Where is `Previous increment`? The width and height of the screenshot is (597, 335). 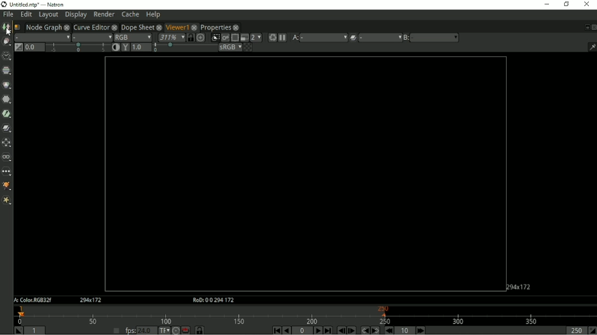 Previous increment is located at coordinates (390, 330).